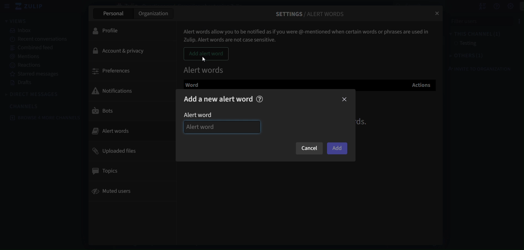  Describe the element at coordinates (113, 192) in the screenshot. I see `muted users` at that location.